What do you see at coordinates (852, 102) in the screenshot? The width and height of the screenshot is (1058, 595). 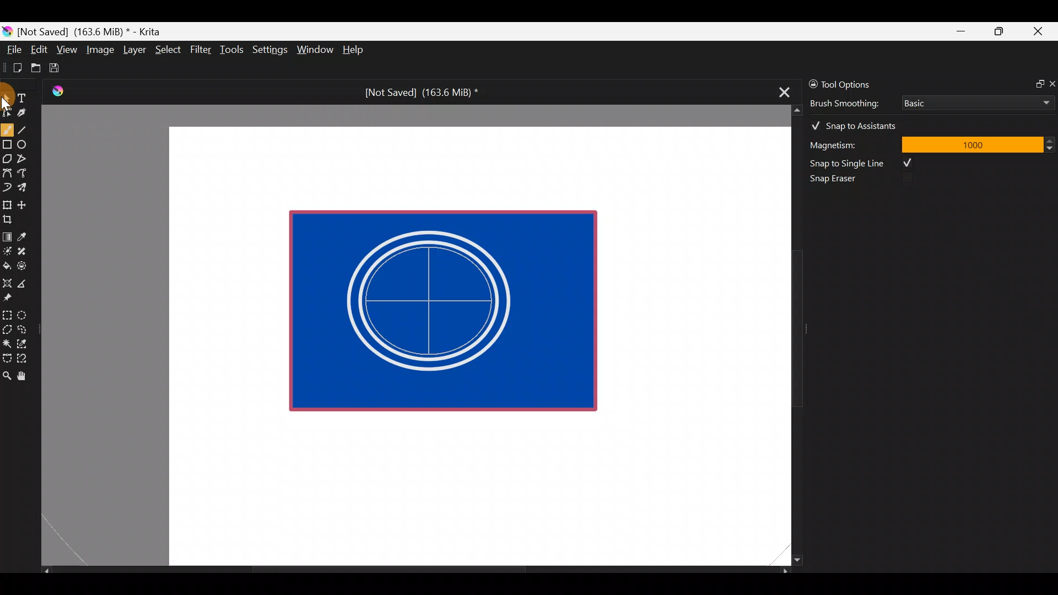 I see `Brush smoothing` at bounding box center [852, 102].